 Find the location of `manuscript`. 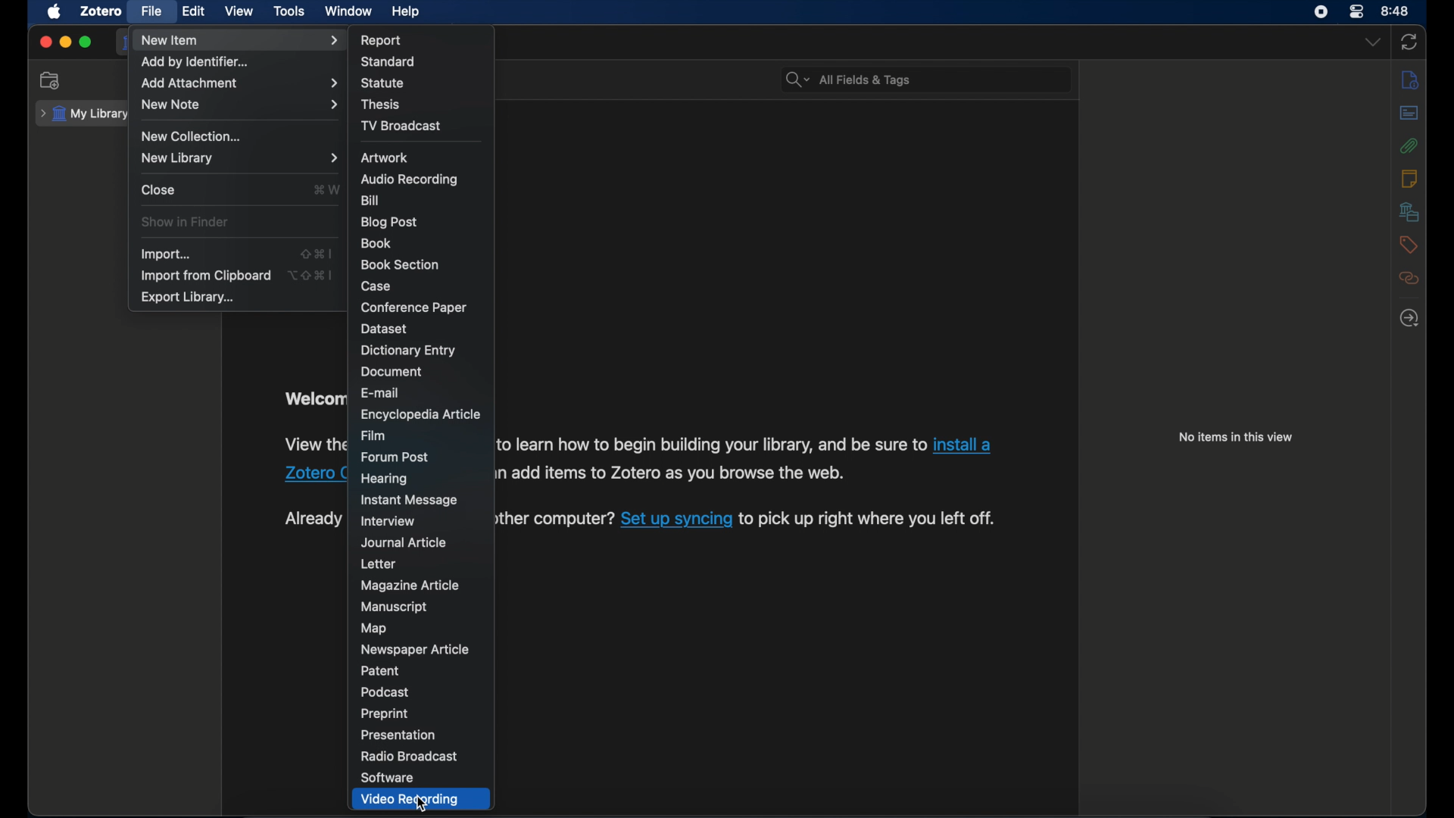

manuscript is located at coordinates (395, 607).